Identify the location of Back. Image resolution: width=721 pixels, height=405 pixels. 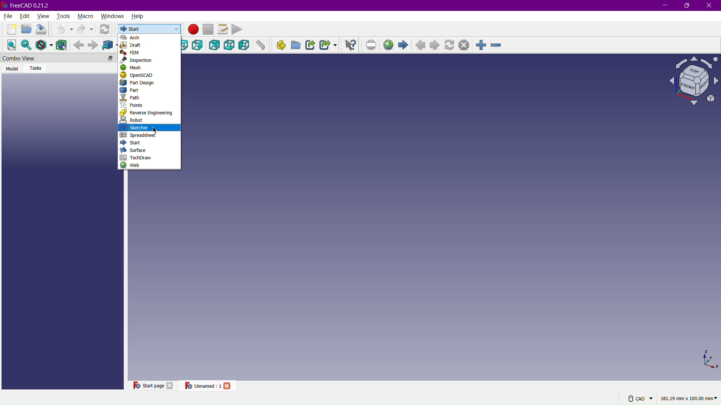
(214, 45).